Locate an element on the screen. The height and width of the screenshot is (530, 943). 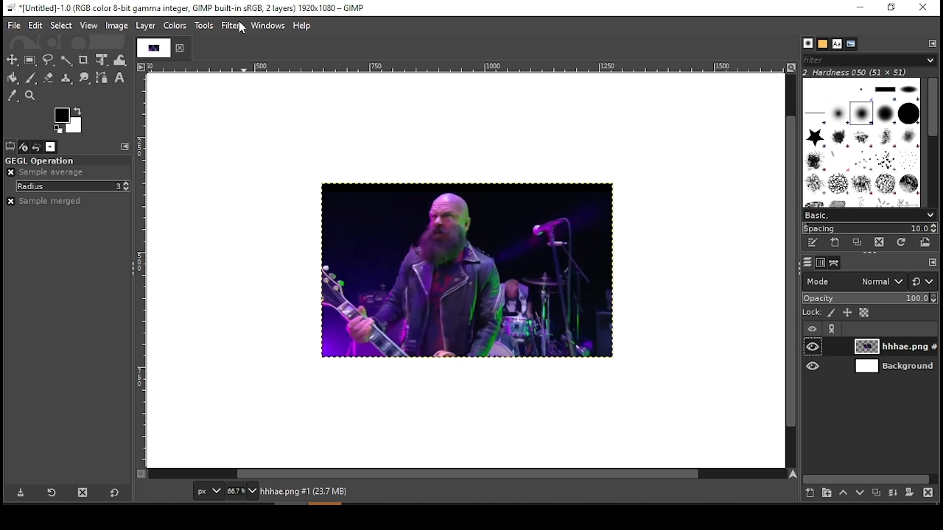
unified transform tool is located at coordinates (102, 60).